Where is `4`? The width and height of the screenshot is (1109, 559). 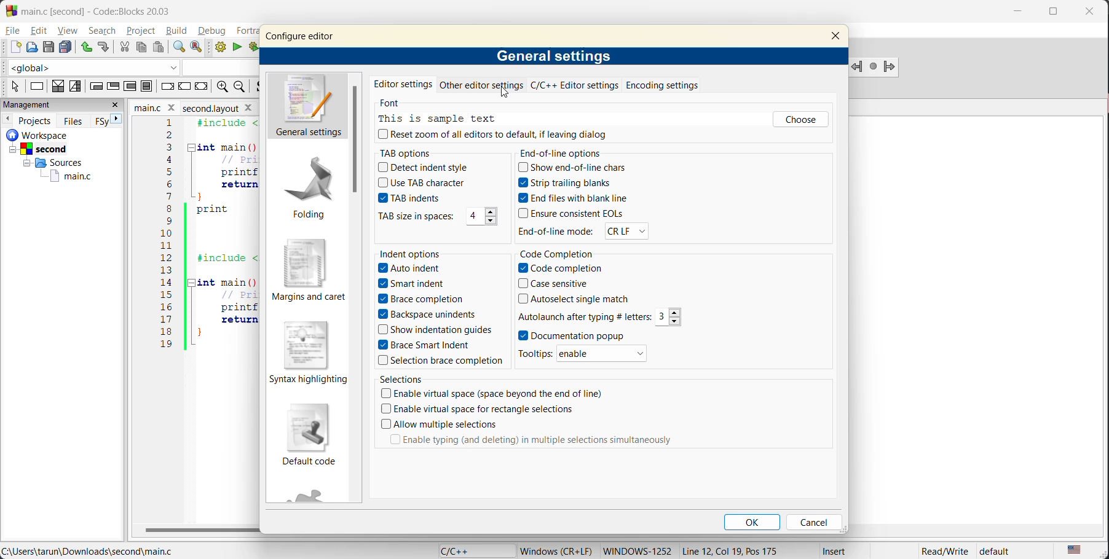 4 is located at coordinates (483, 216).